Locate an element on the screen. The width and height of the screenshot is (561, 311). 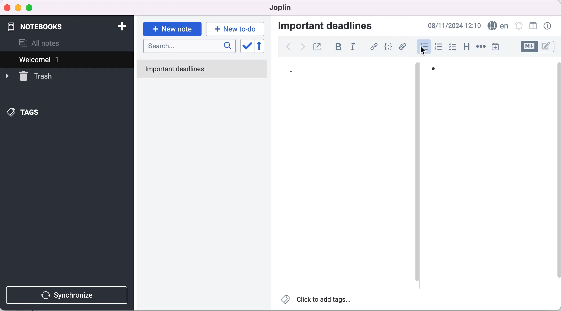
code is located at coordinates (388, 47).